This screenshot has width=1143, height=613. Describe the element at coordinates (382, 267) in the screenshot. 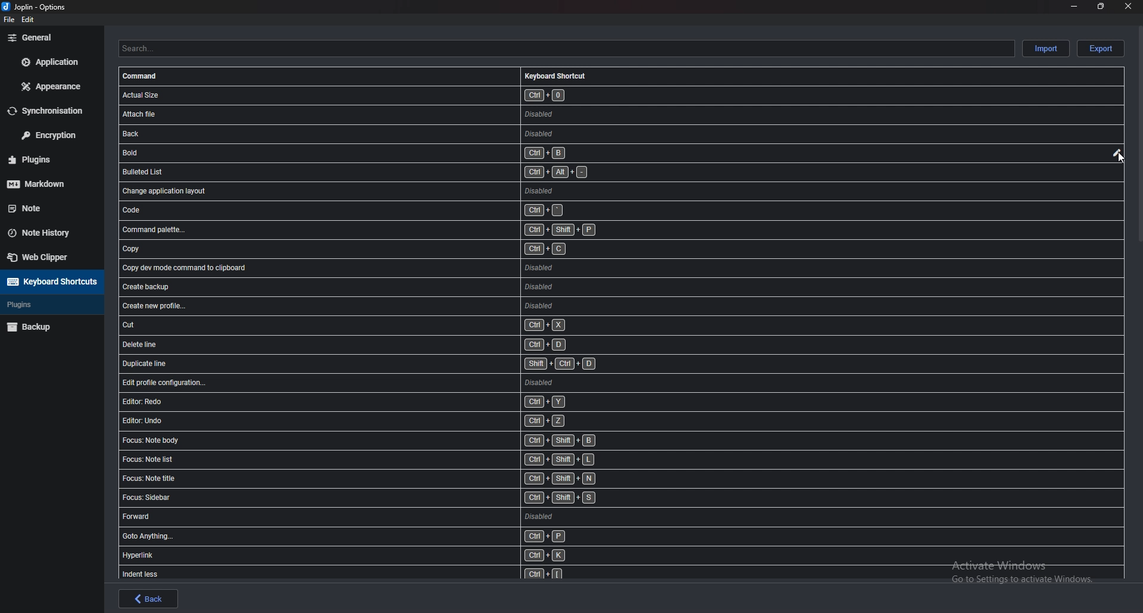

I see `shortcut` at that location.